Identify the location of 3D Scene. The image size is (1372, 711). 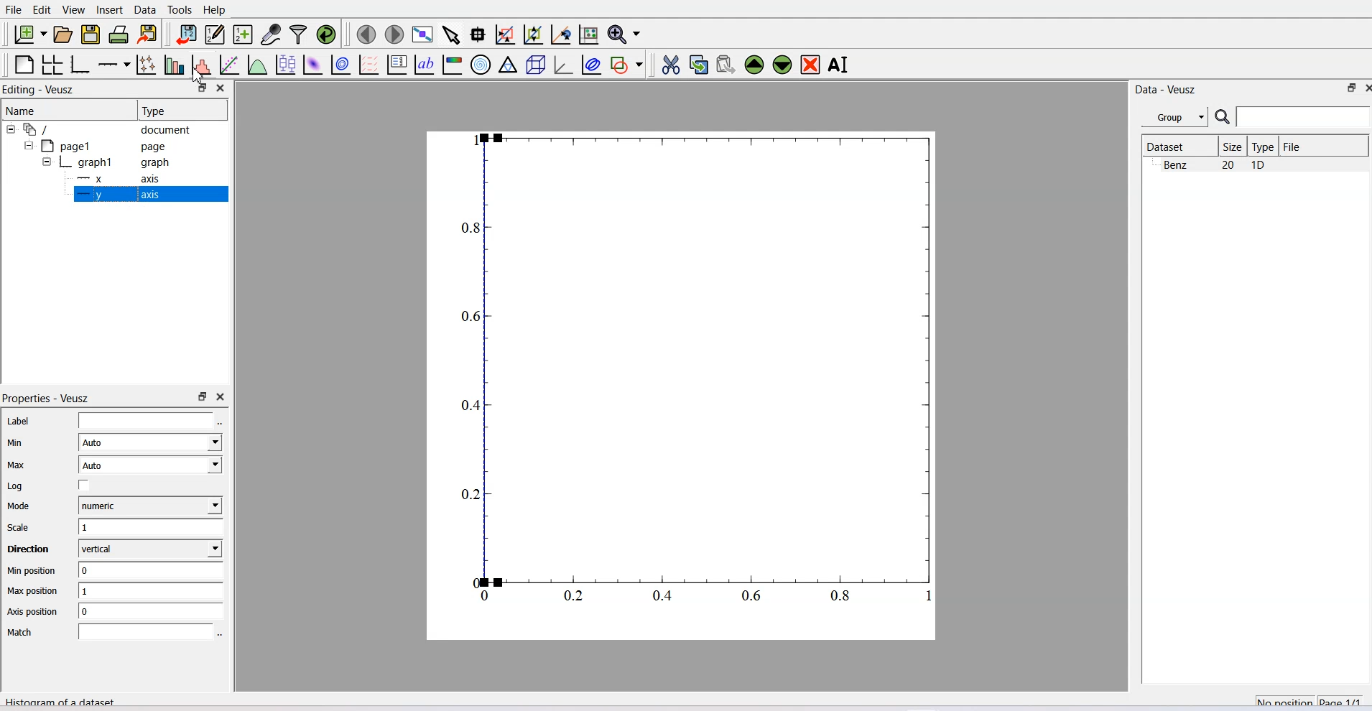
(536, 65).